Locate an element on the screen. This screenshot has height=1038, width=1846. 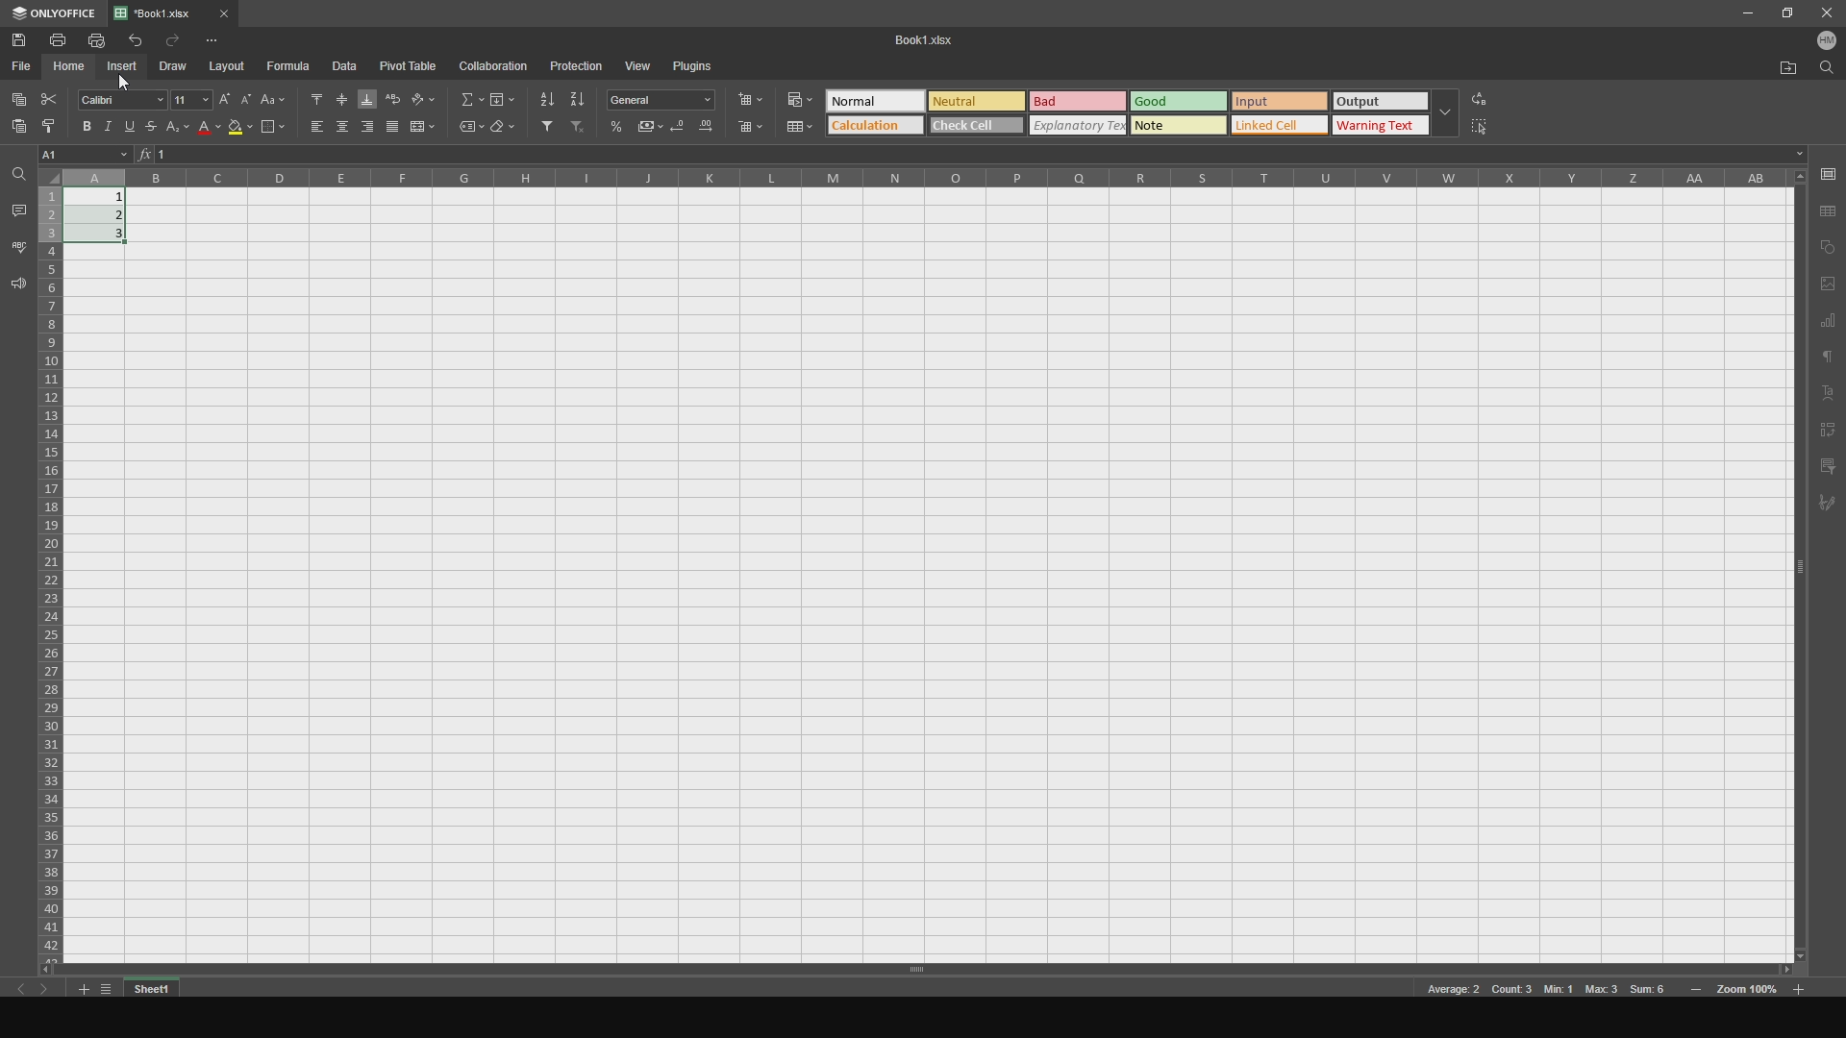
decrement font size is located at coordinates (245, 94).